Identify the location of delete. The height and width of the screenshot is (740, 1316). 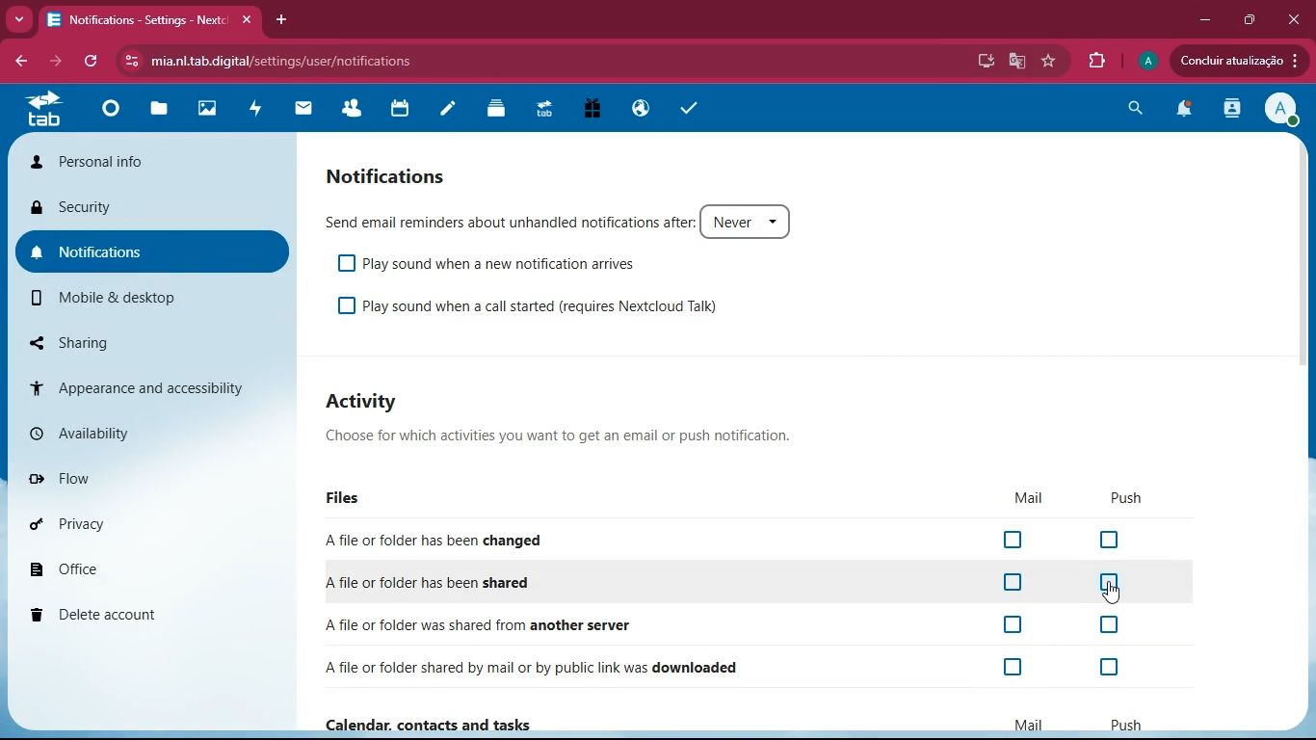
(139, 610).